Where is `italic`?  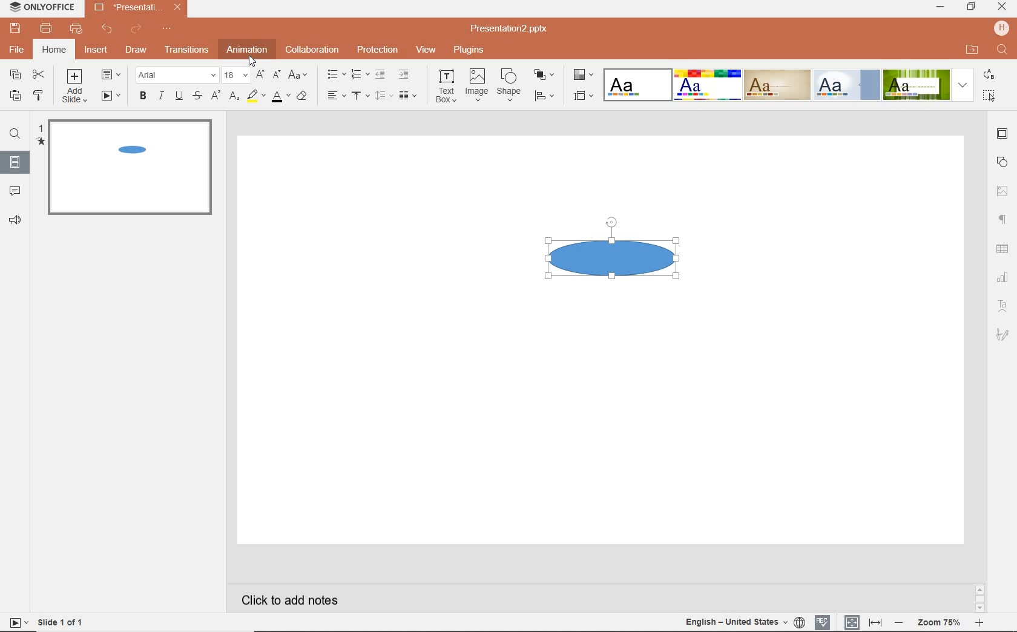
italic is located at coordinates (160, 95).